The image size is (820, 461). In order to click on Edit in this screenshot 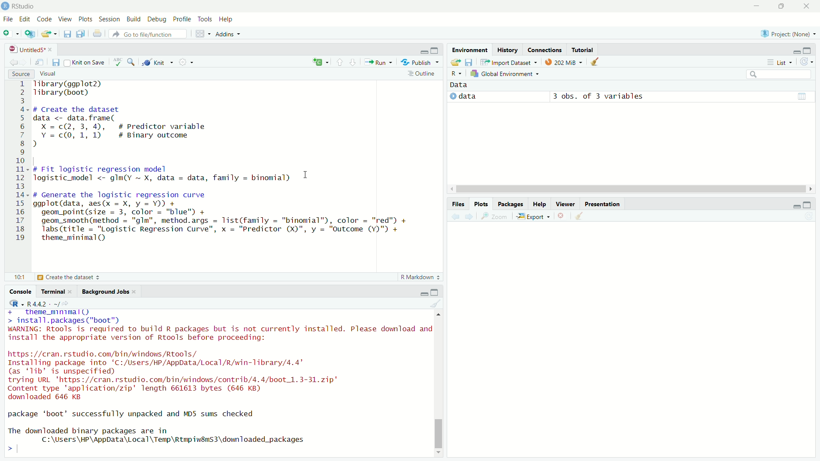, I will do `click(24, 18)`.